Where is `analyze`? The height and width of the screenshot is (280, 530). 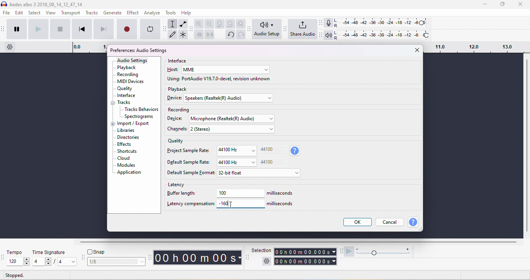
analyze is located at coordinates (152, 12).